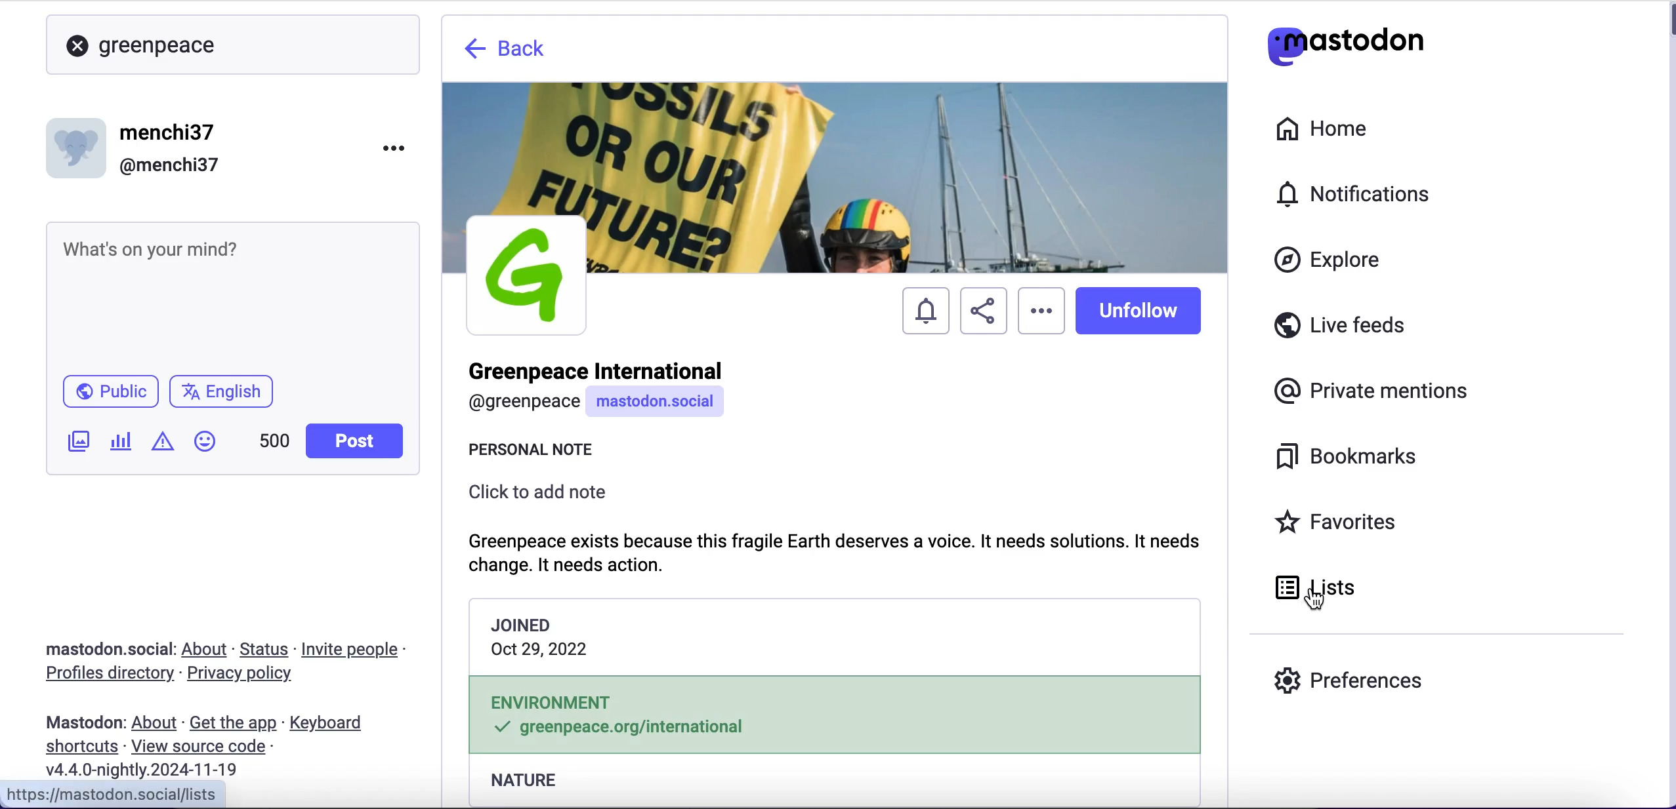 The image size is (1676, 809). Describe the element at coordinates (1340, 524) in the screenshot. I see `favorites` at that location.